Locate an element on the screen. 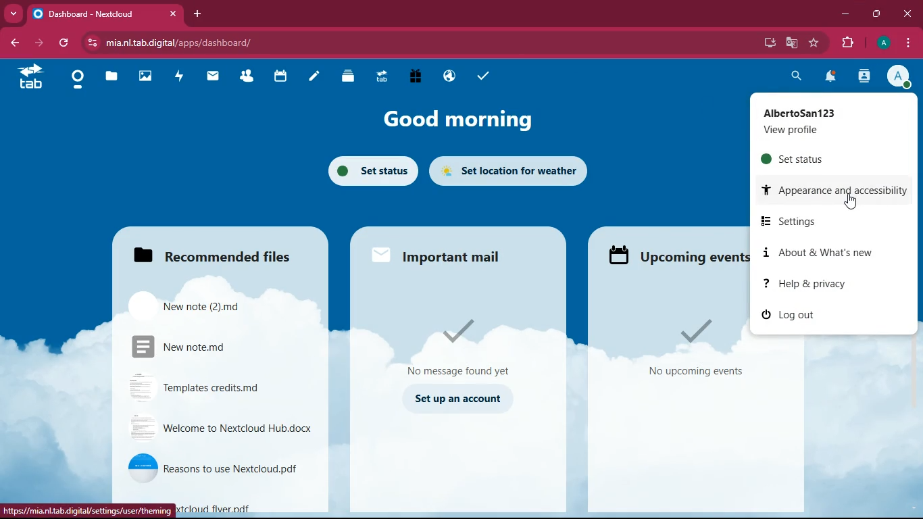  public is located at coordinates (447, 77).